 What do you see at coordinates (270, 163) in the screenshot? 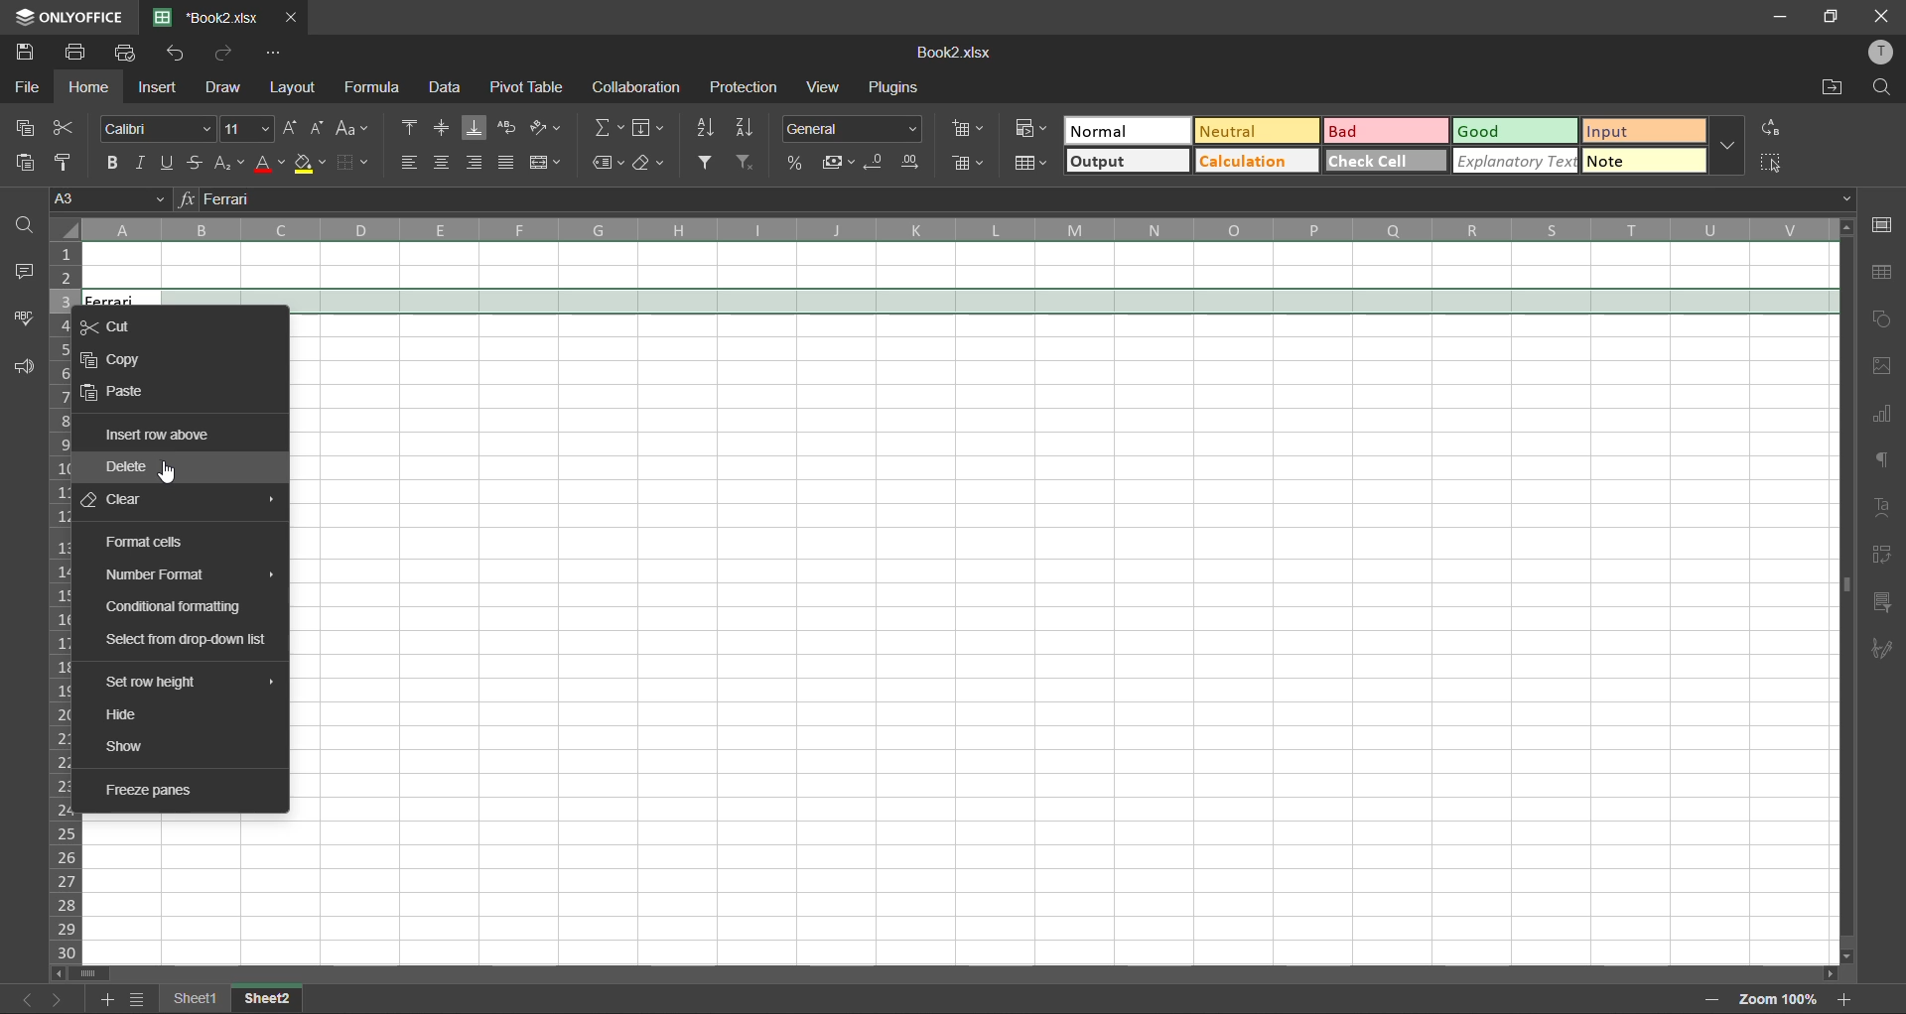
I see `font color` at bounding box center [270, 163].